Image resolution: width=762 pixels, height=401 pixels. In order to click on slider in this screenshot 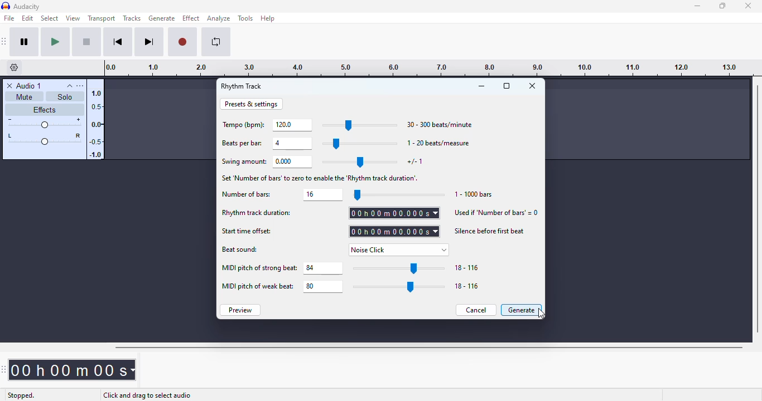, I will do `click(360, 162)`.